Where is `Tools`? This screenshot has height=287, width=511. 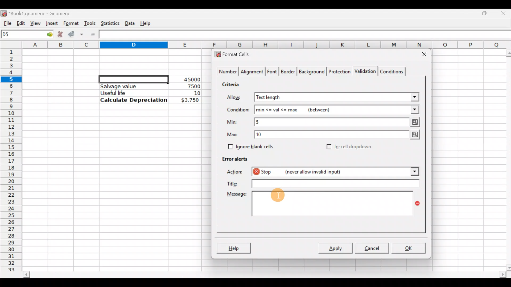 Tools is located at coordinates (90, 23).